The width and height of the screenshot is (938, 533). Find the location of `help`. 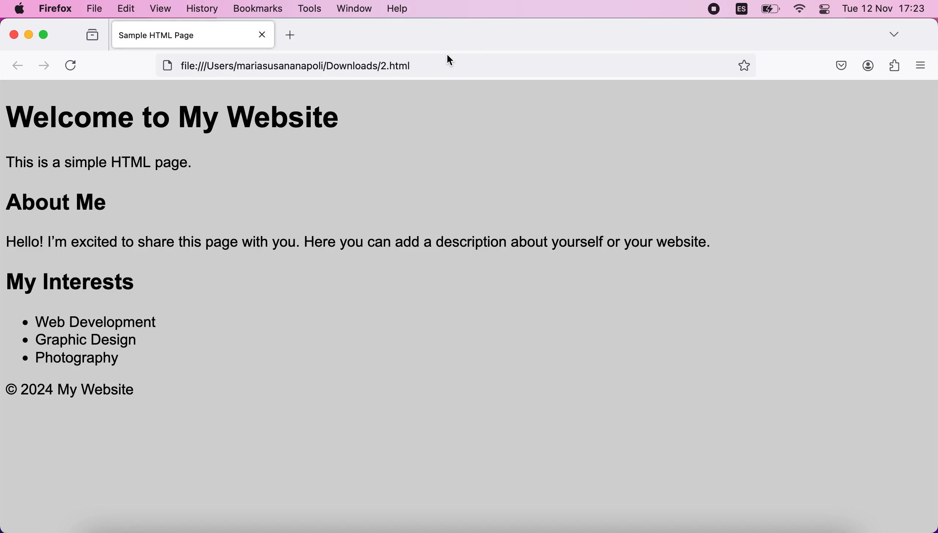

help is located at coordinates (403, 8).